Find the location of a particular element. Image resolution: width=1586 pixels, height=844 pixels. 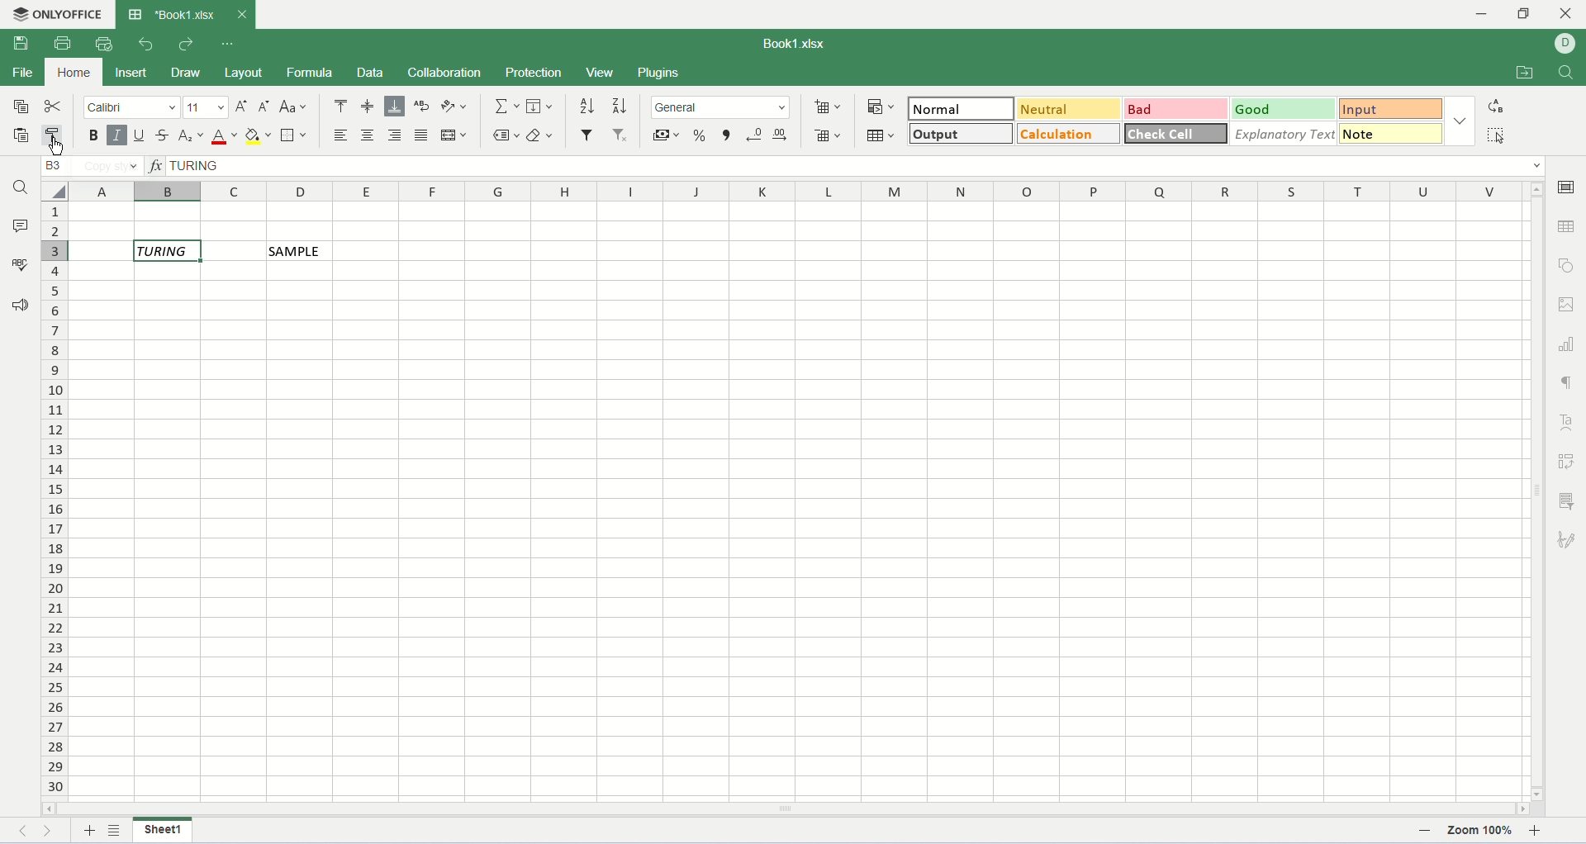

previous is located at coordinates (29, 833).